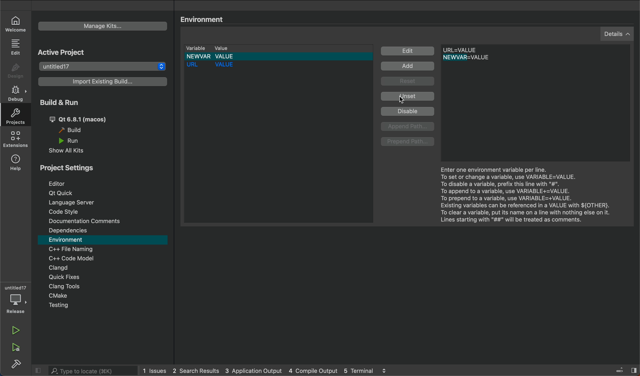 Image resolution: width=640 pixels, height=376 pixels. I want to click on new variables , so click(482, 55).